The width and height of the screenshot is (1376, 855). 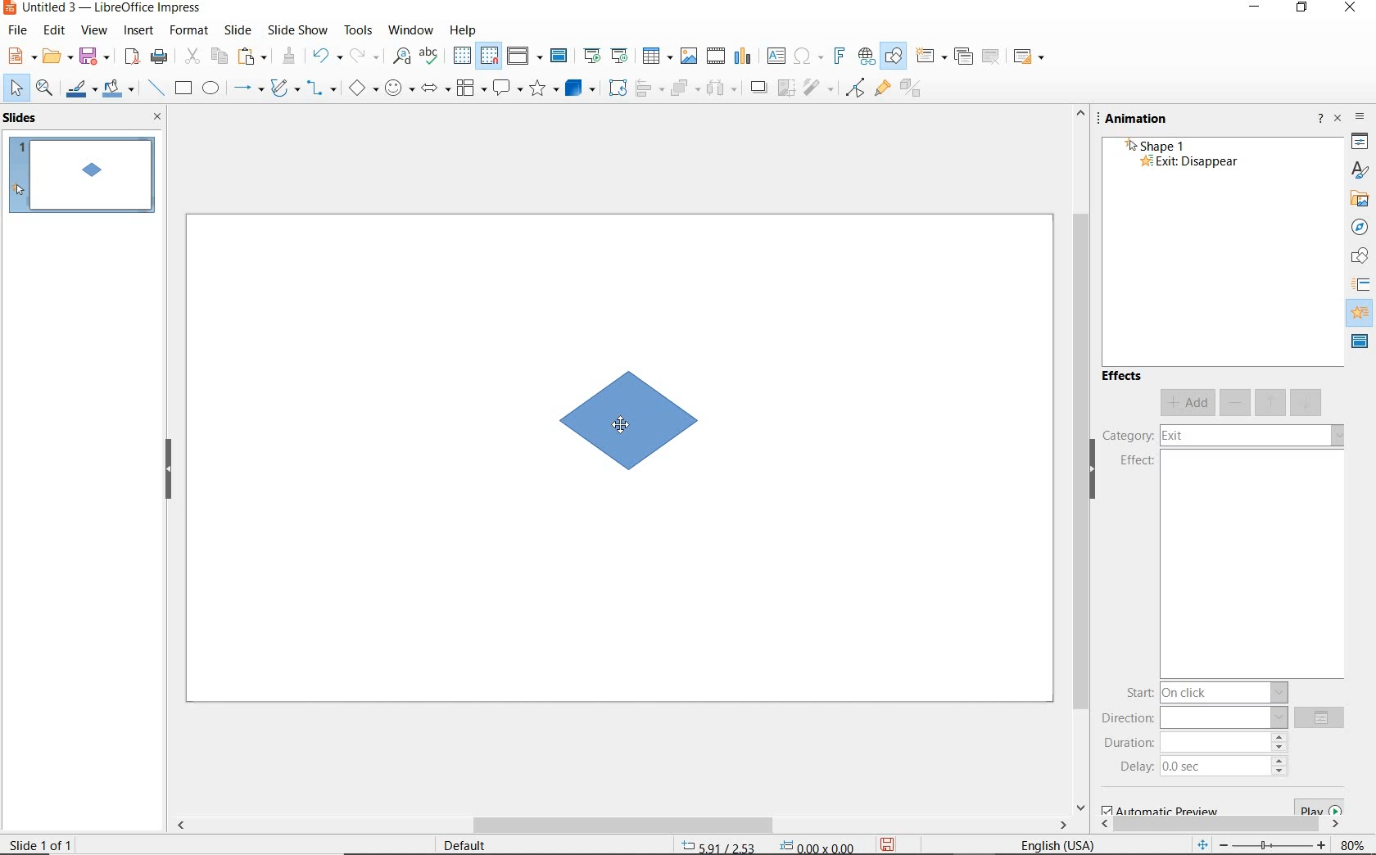 I want to click on hide, so click(x=168, y=471).